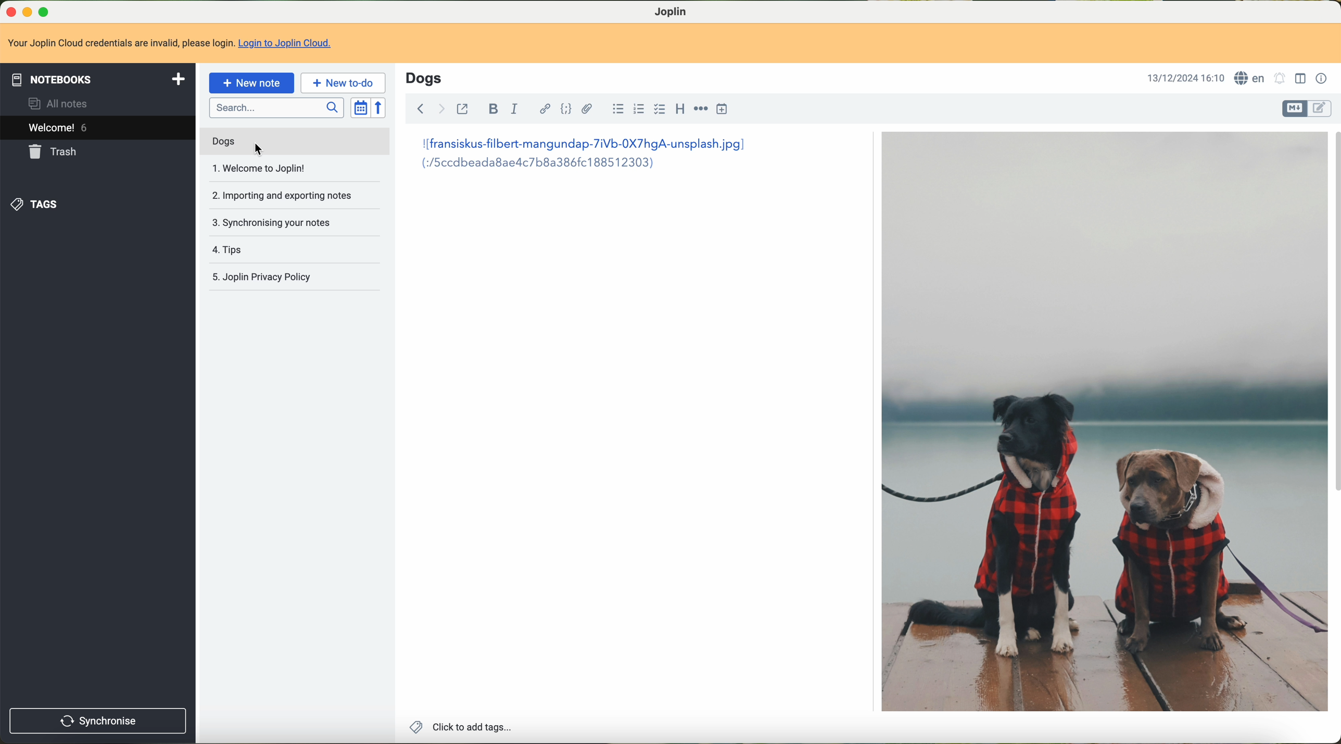  I want to click on welcome note, so click(259, 169).